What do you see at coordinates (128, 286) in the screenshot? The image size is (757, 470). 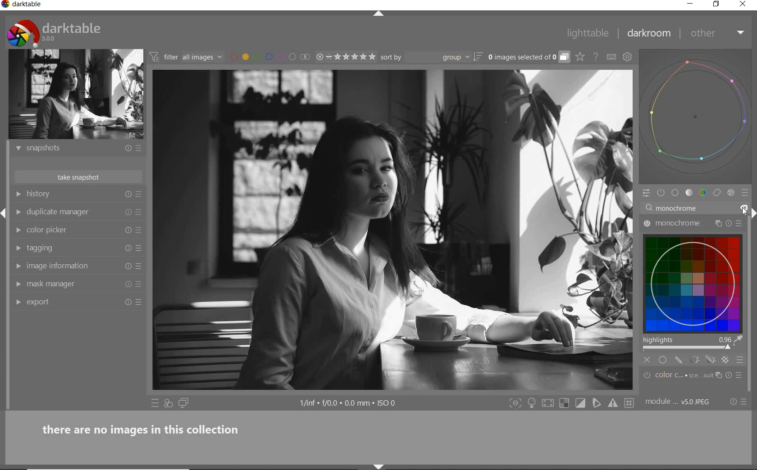 I see `reset` at bounding box center [128, 286].